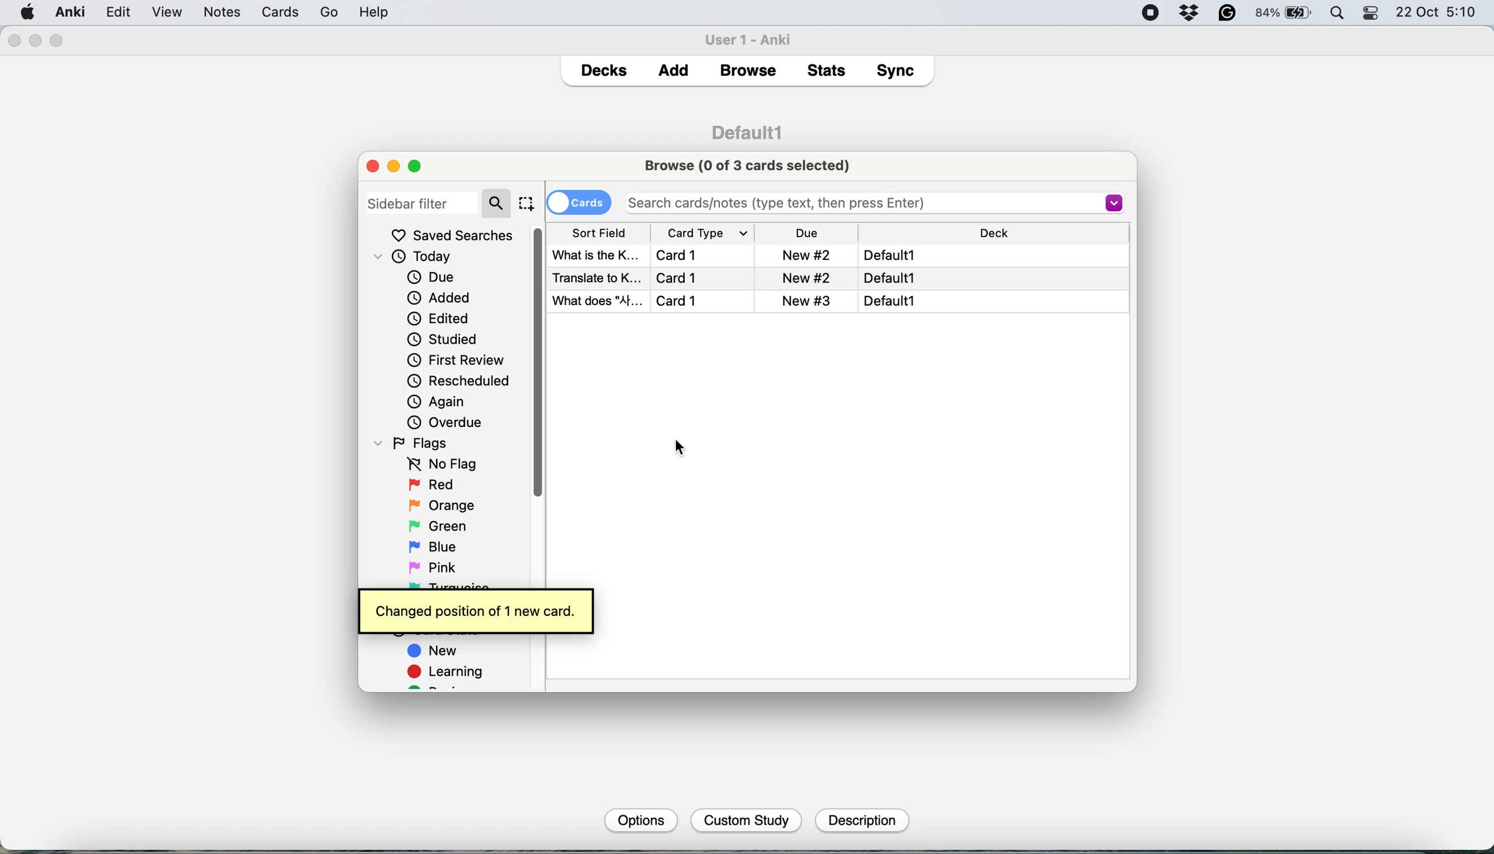 Image resolution: width=1494 pixels, height=854 pixels. I want to click on Default 1, so click(747, 131).